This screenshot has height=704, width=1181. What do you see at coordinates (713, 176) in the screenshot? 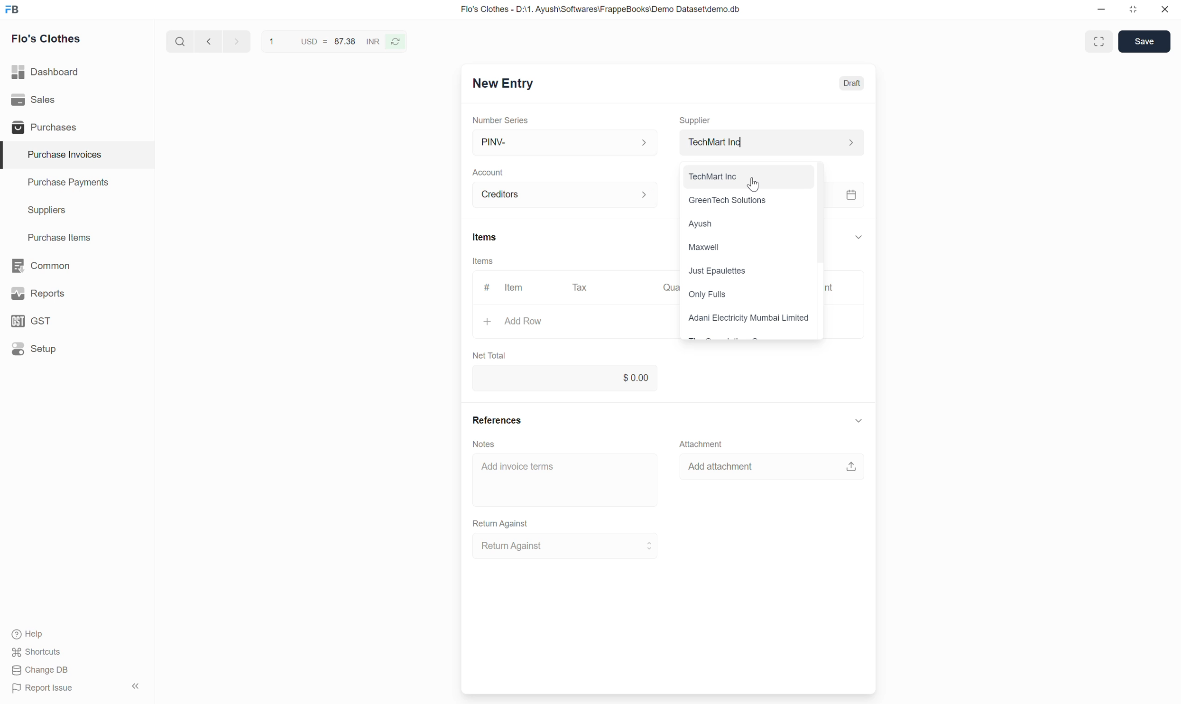
I see `TechMart Inc` at bounding box center [713, 176].